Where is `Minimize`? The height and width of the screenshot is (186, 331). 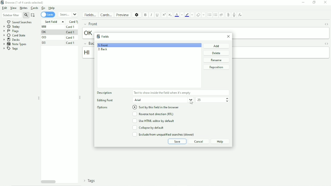 Minimize is located at coordinates (303, 2).